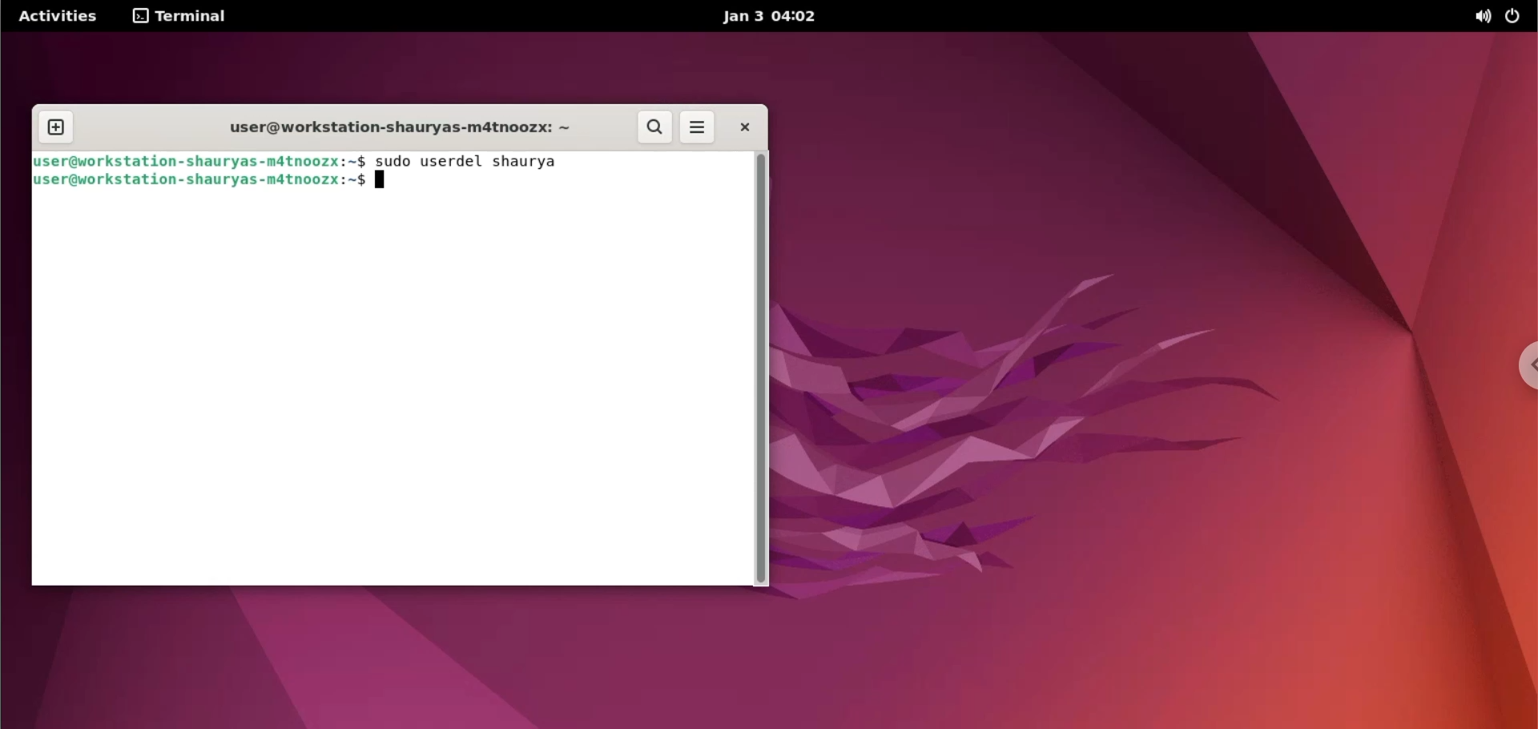  Describe the element at coordinates (654, 127) in the screenshot. I see `search` at that location.